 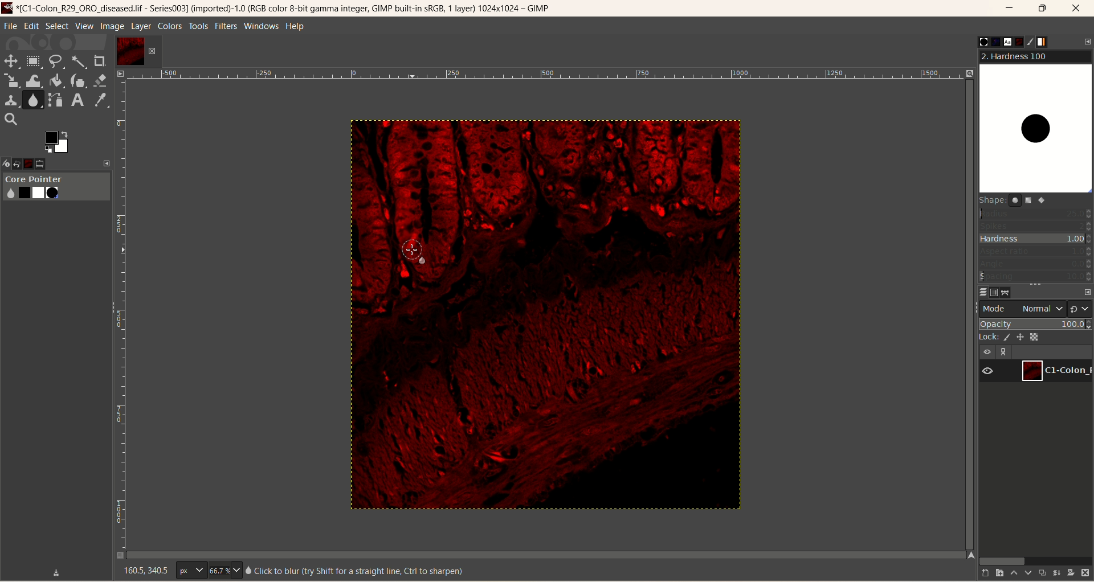 What do you see at coordinates (1003, 42) in the screenshot?
I see `fonts` at bounding box center [1003, 42].